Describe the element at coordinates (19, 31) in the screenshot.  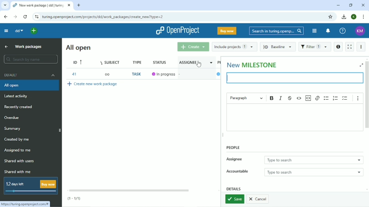
I see `dd` at that location.